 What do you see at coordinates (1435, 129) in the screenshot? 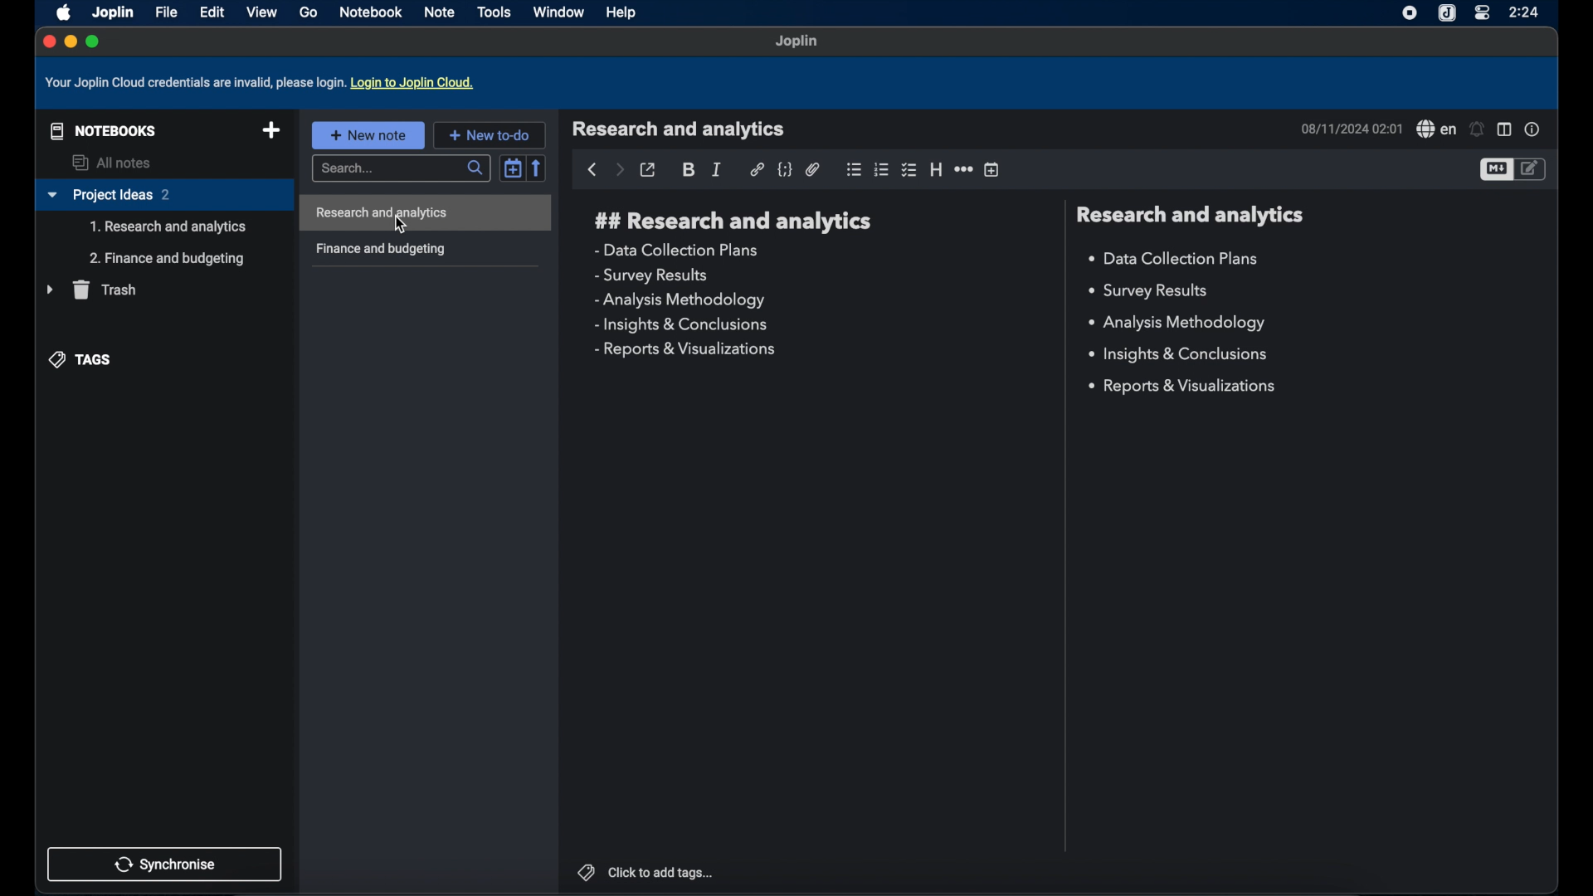
I see `spell check` at bounding box center [1435, 129].